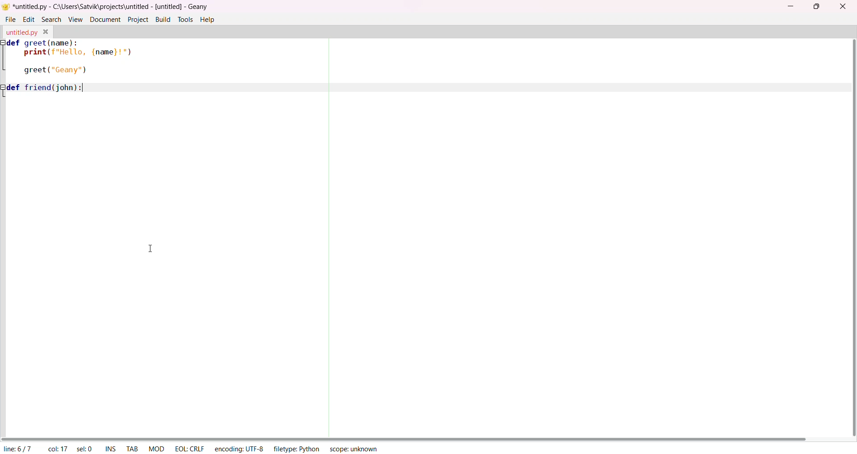  What do you see at coordinates (114, 6) in the screenshot?
I see `| *untitled.py - C:\Users\Satvik\projects\untitled - [untitled] - Geany` at bounding box center [114, 6].